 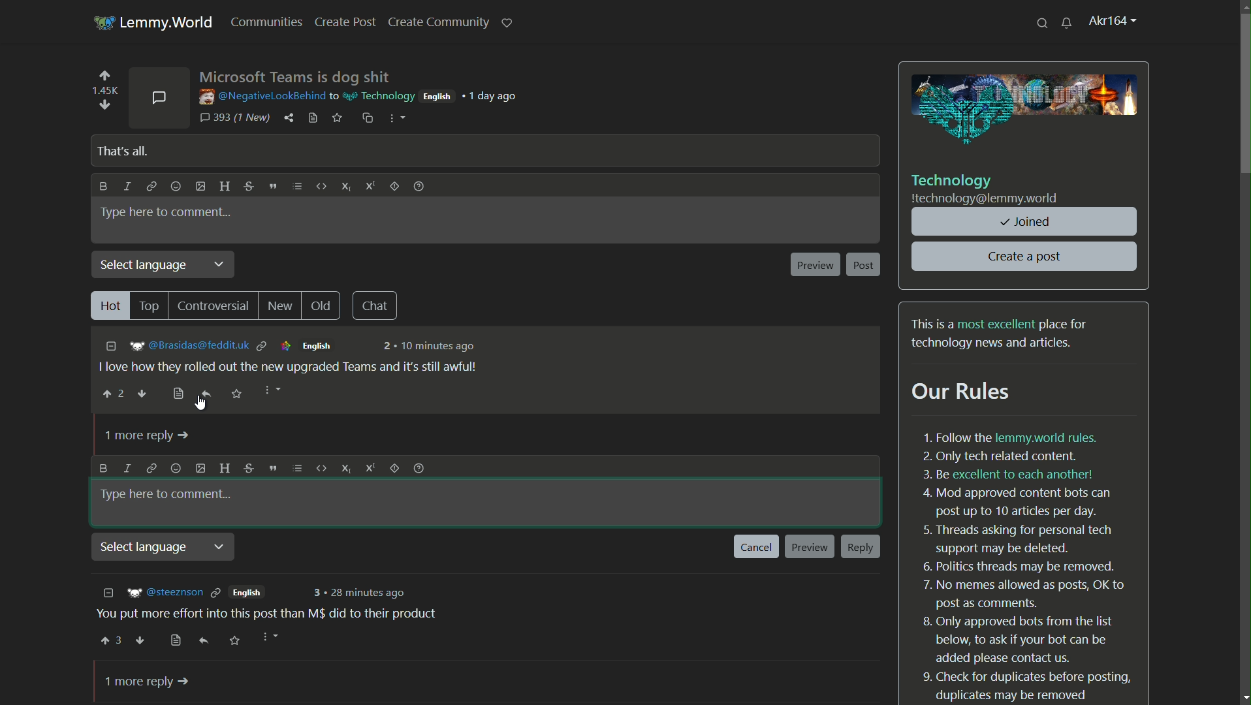 I want to click on code, so click(x=320, y=187).